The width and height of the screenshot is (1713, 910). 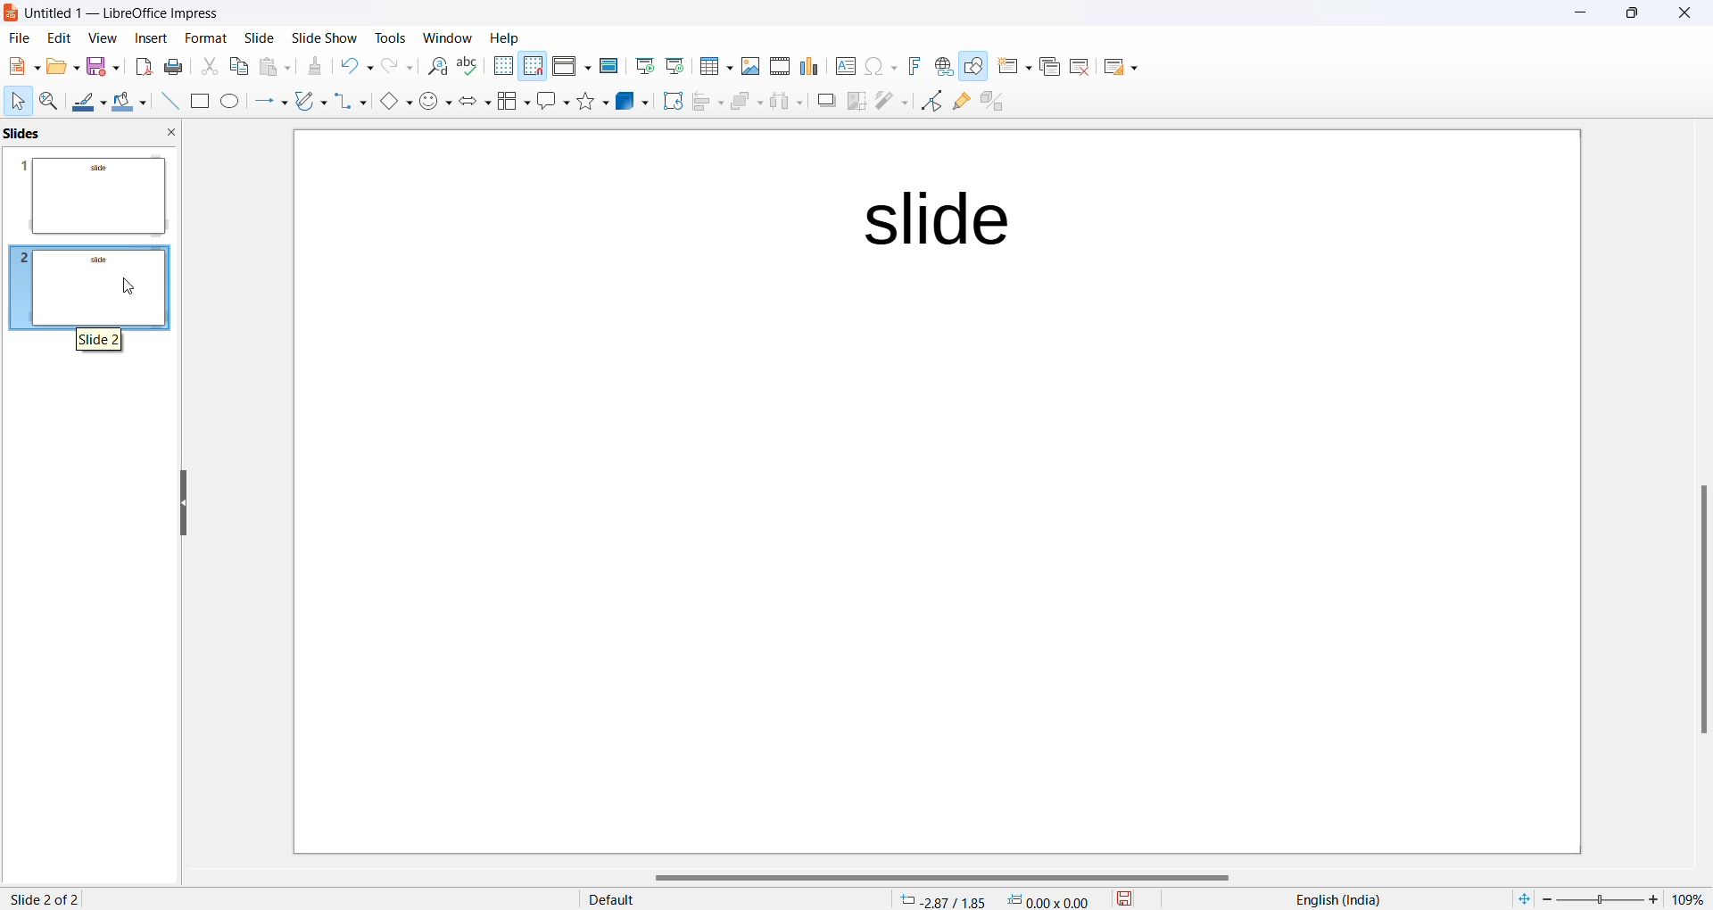 What do you see at coordinates (434, 67) in the screenshot?
I see `Find and replace` at bounding box center [434, 67].